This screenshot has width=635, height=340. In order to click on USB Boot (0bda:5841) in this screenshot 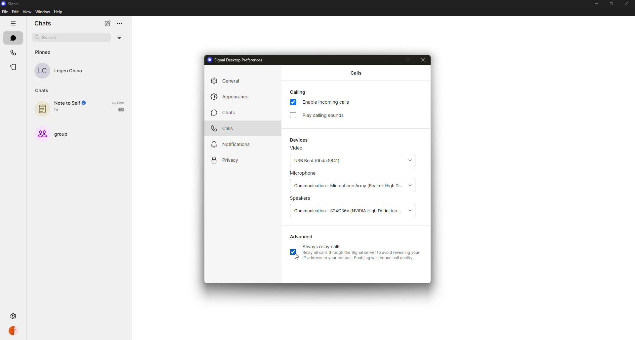, I will do `click(342, 161)`.